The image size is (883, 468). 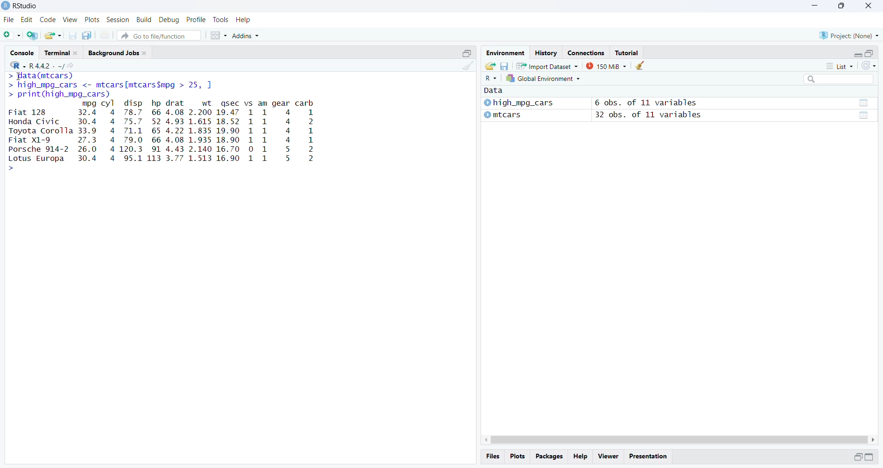 I want to click on Tools, so click(x=220, y=19).